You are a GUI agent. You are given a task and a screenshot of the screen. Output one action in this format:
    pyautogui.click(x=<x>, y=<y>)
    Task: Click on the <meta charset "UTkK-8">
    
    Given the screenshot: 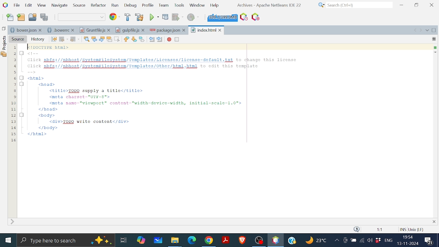 What is the action you would take?
    pyautogui.click(x=79, y=97)
    